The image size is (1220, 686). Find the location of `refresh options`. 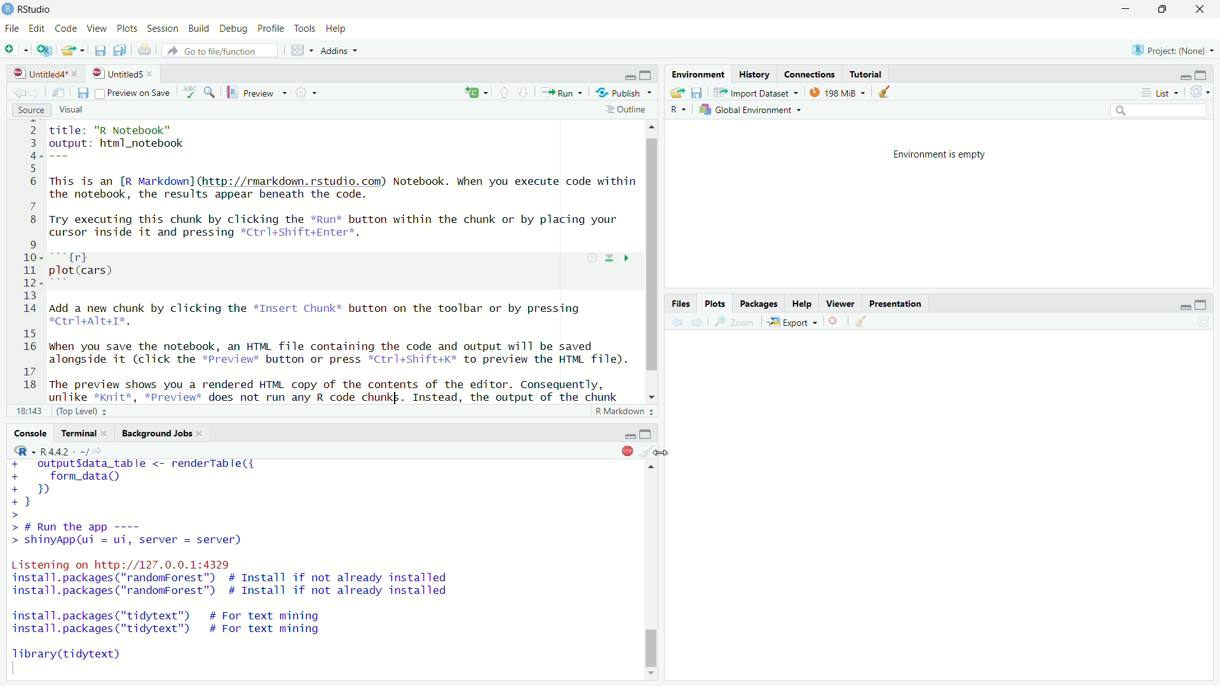

refresh options is located at coordinates (1201, 92).